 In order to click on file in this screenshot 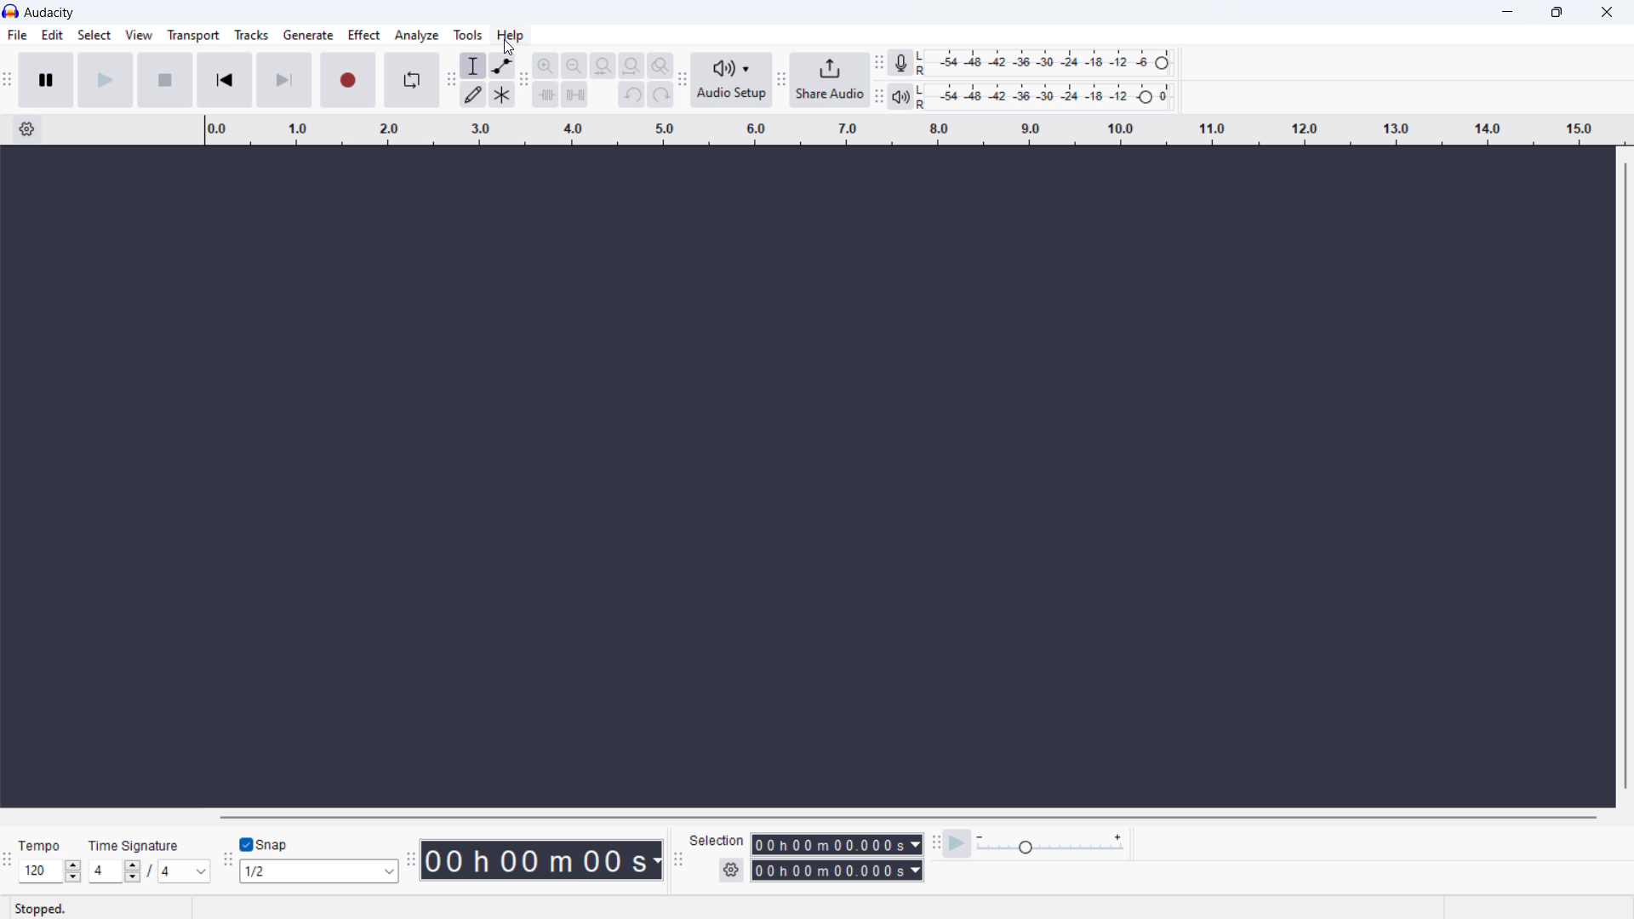, I will do `click(16, 35)`.